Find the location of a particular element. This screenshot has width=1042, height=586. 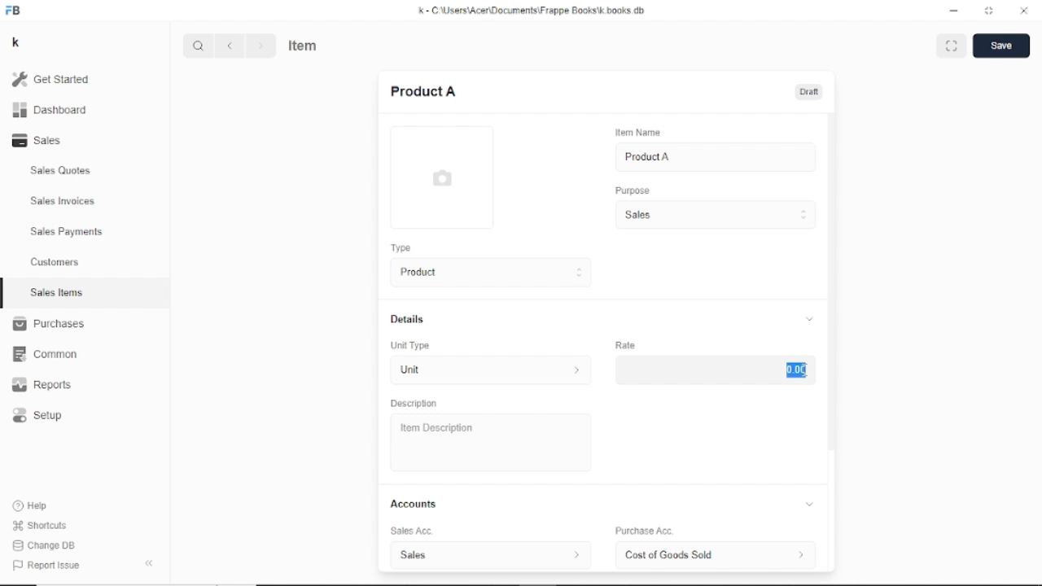

Customers is located at coordinates (56, 261).